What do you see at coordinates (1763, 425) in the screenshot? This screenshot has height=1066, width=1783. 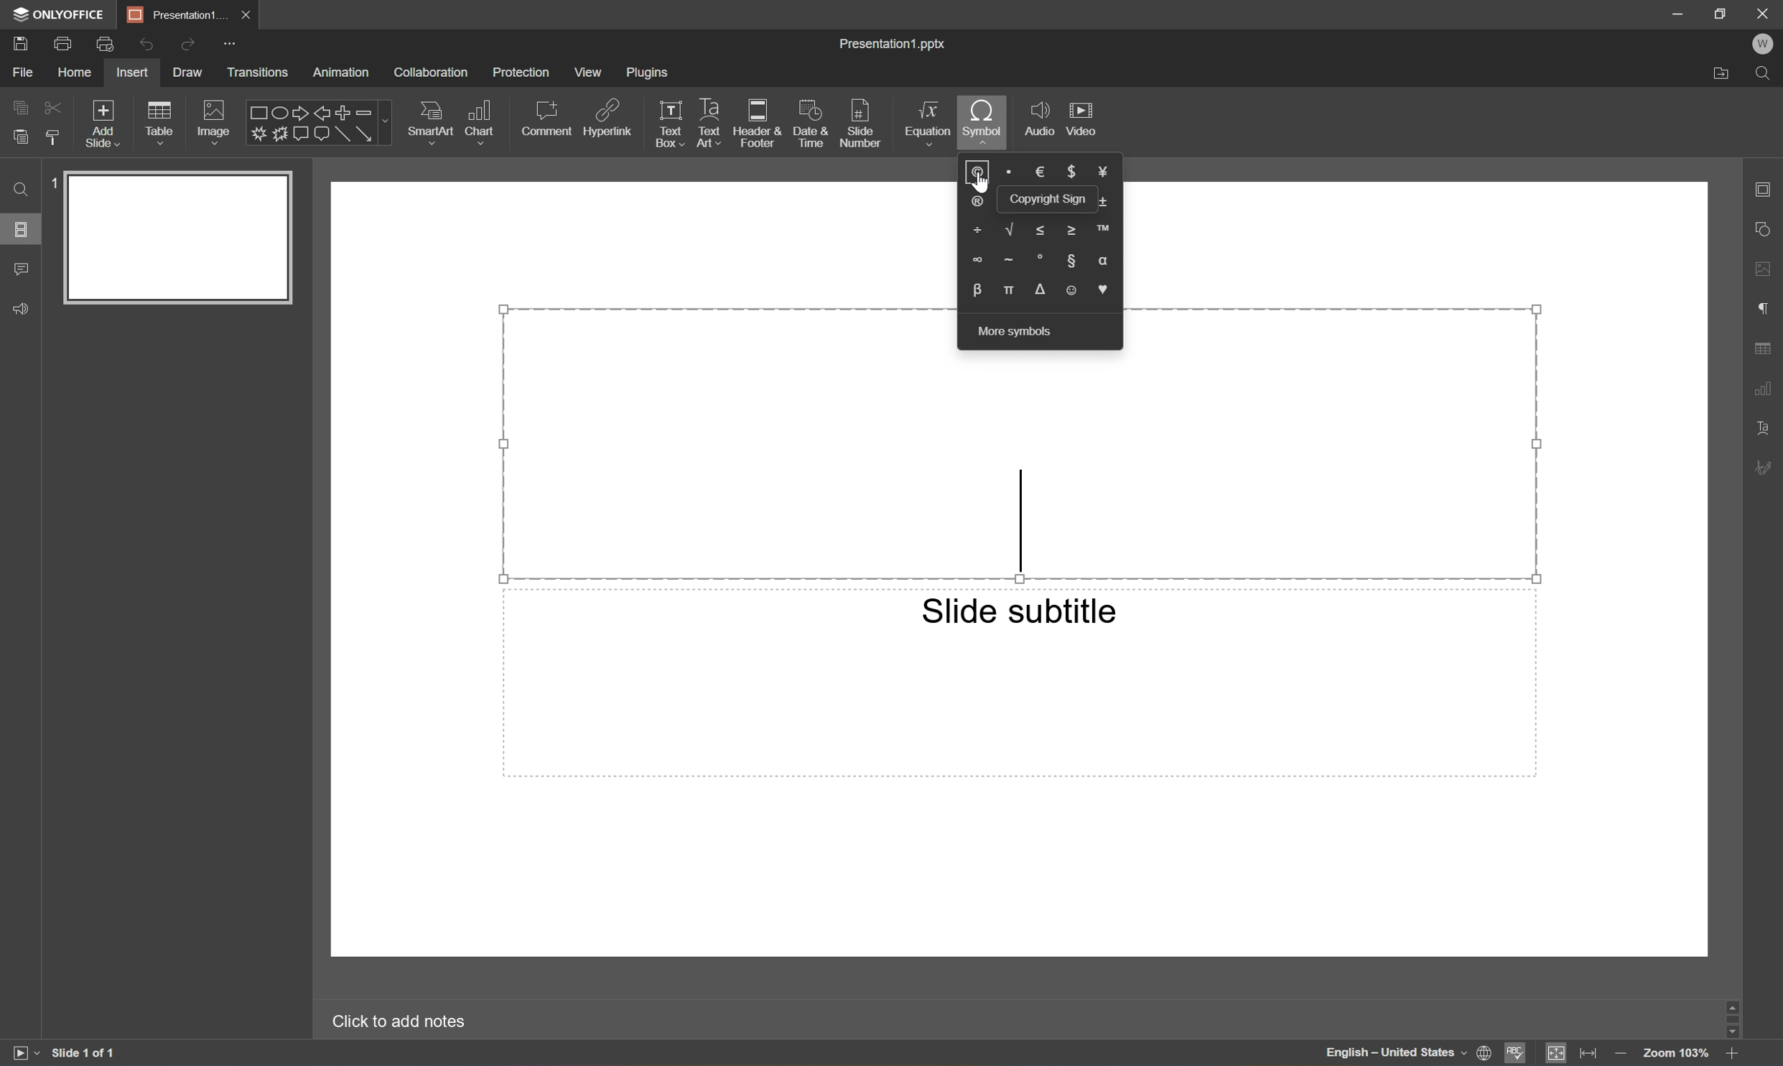 I see `Text Art settings` at bounding box center [1763, 425].